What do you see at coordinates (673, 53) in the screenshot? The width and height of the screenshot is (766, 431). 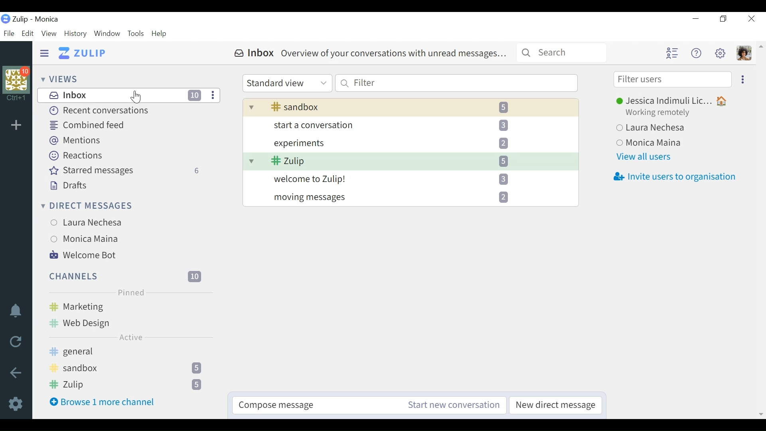 I see `Hide user list` at bounding box center [673, 53].